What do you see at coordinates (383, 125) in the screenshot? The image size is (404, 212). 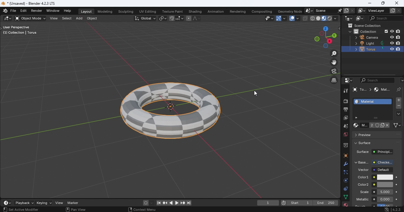 I see `New Material` at bounding box center [383, 125].